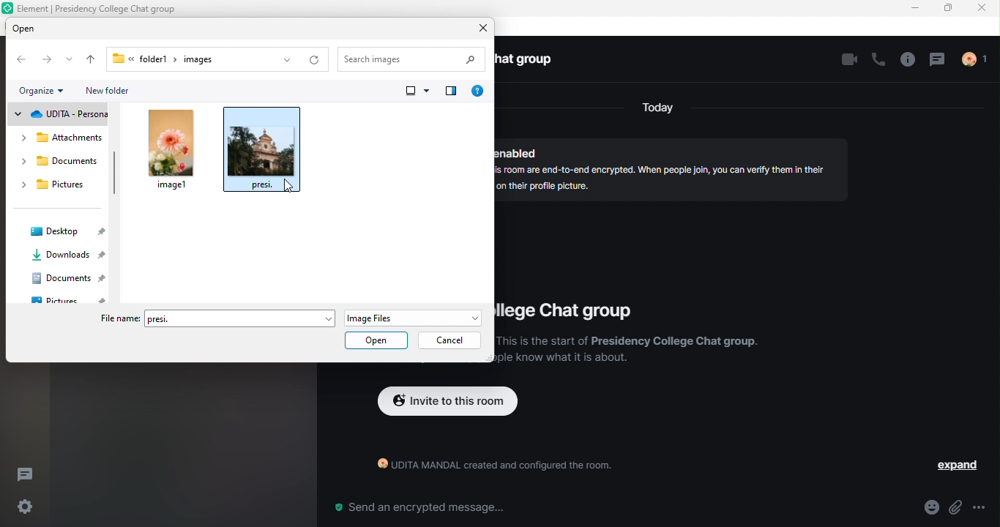 The image size is (1000, 527). What do you see at coordinates (414, 59) in the screenshot?
I see `search` at bounding box center [414, 59].